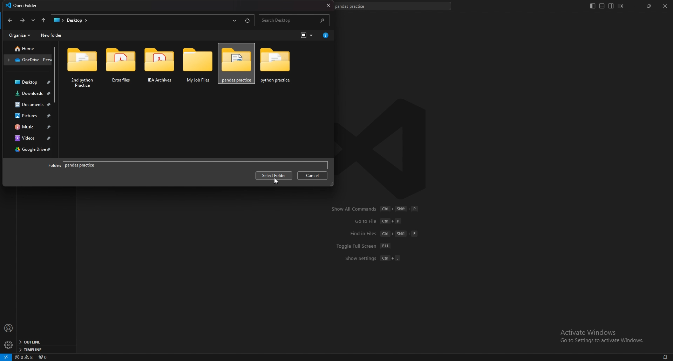 This screenshot has height=361, width=673. What do you see at coordinates (63, 234) in the screenshot?
I see `exit` at bounding box center [63, 234].